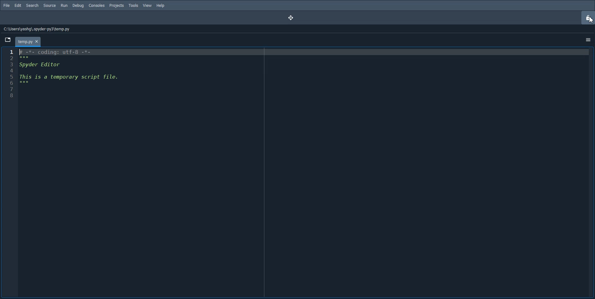 The height and width of the screenshot is (299, 595). I want to click on Source, so click(49, 5).